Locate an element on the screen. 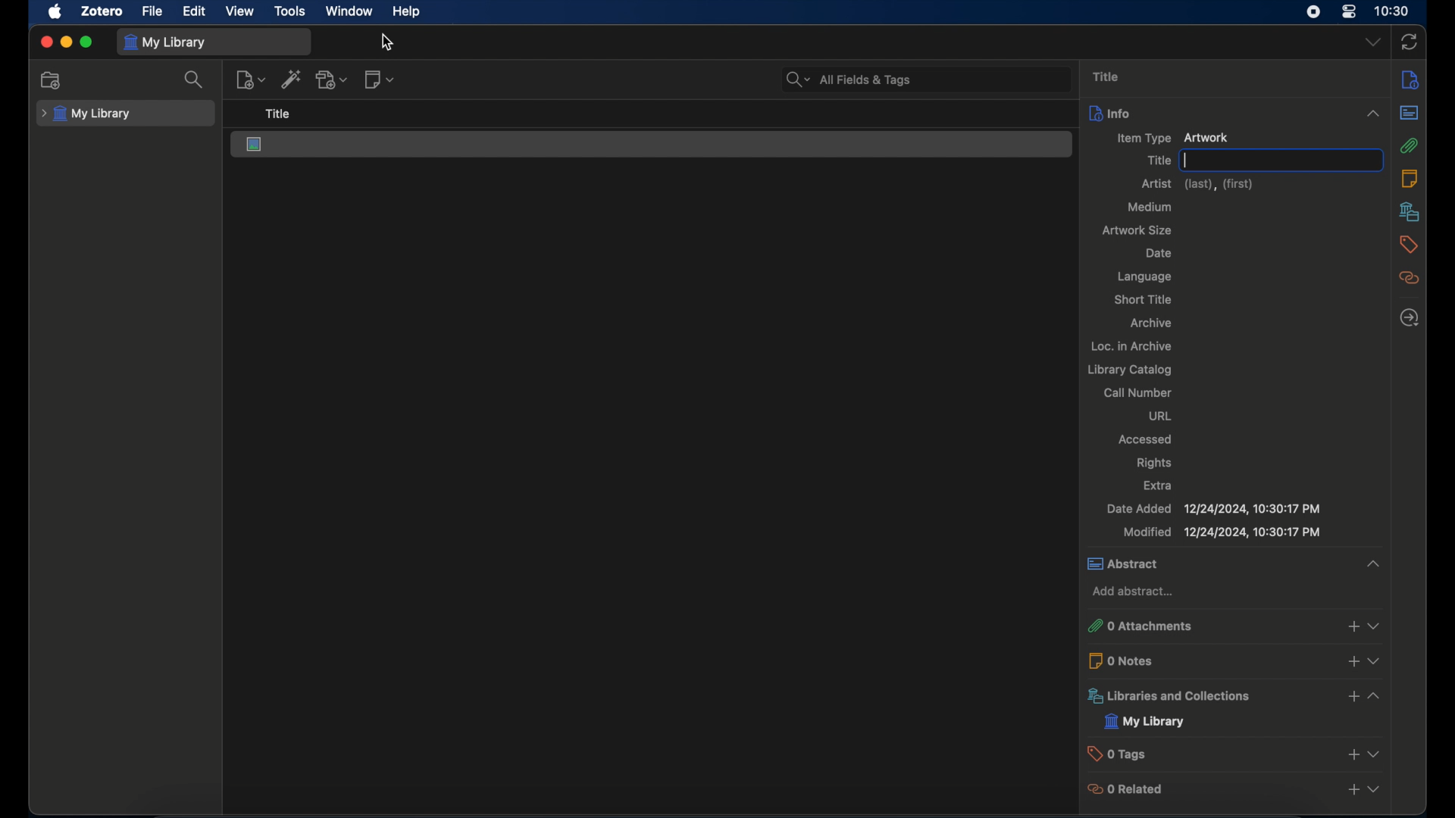 The image size is (1455, 818). archive is located at coordinates (1151, 323).